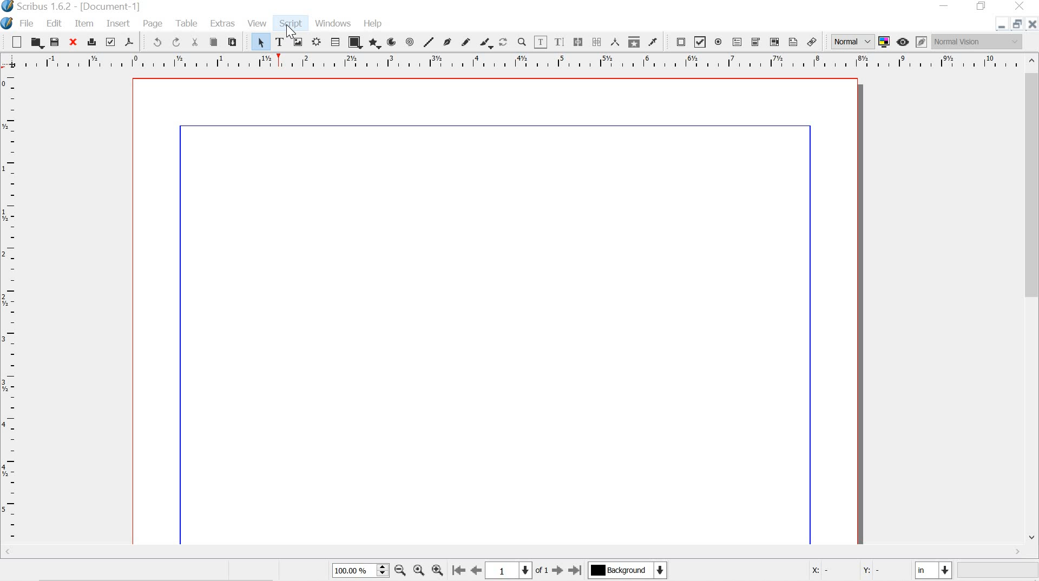 Image resolution: width=1039 pixels, height=581 pixels. I want to click on preview mode, so click(904, 41).